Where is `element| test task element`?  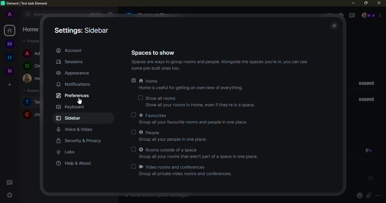
element| test task element is located at coordinates (29, 4).